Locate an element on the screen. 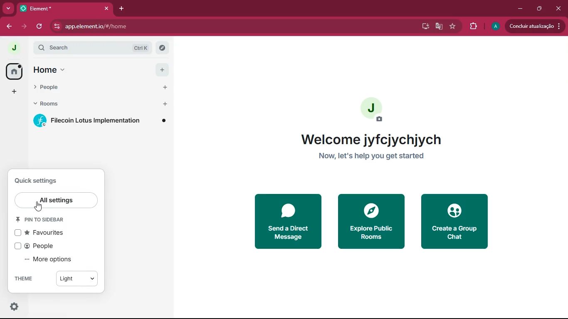  people is located at coordinates (61, 87).